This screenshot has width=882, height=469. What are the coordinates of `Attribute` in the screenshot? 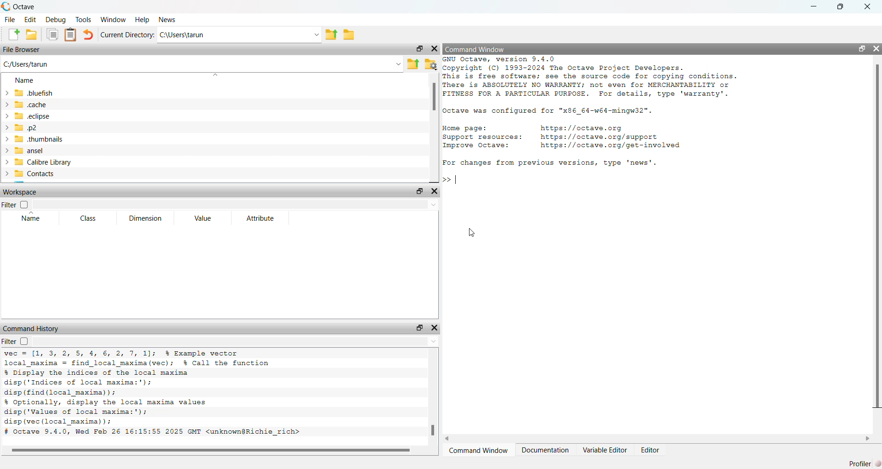 It's located at (259, 218).